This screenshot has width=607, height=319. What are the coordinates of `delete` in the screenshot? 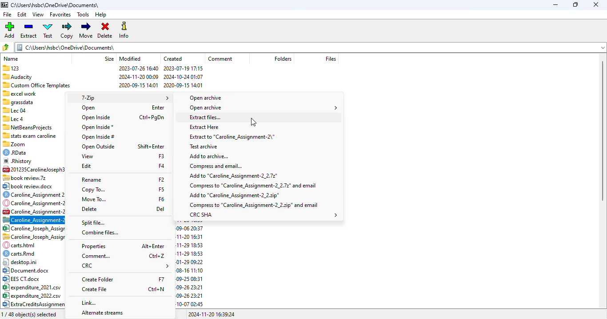 It's located at (89, 209).